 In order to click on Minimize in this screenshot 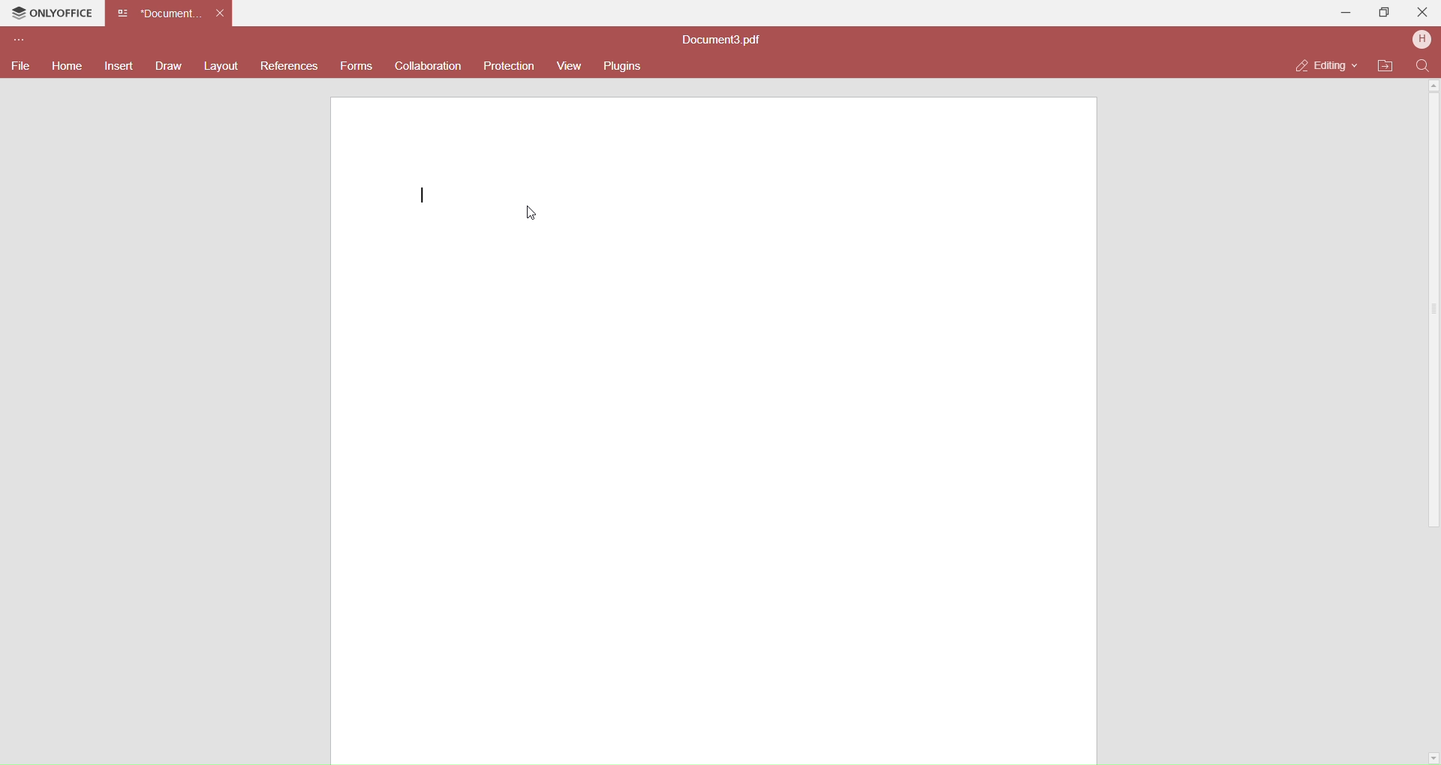, I will do `click(1346, 13)`.